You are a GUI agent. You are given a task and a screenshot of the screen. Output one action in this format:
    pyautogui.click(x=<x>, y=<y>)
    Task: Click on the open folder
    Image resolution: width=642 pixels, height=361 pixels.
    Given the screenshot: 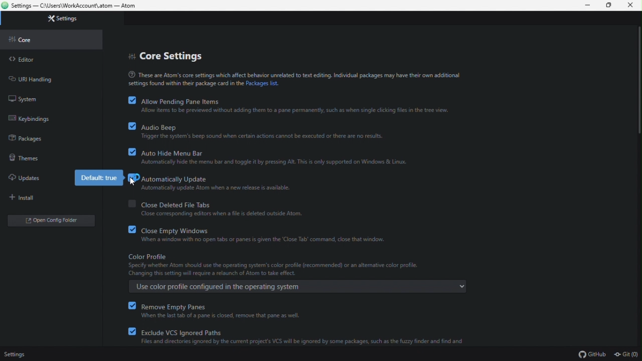 What is the action you would take?
    pyautogui.click(x=44, y=220)
    